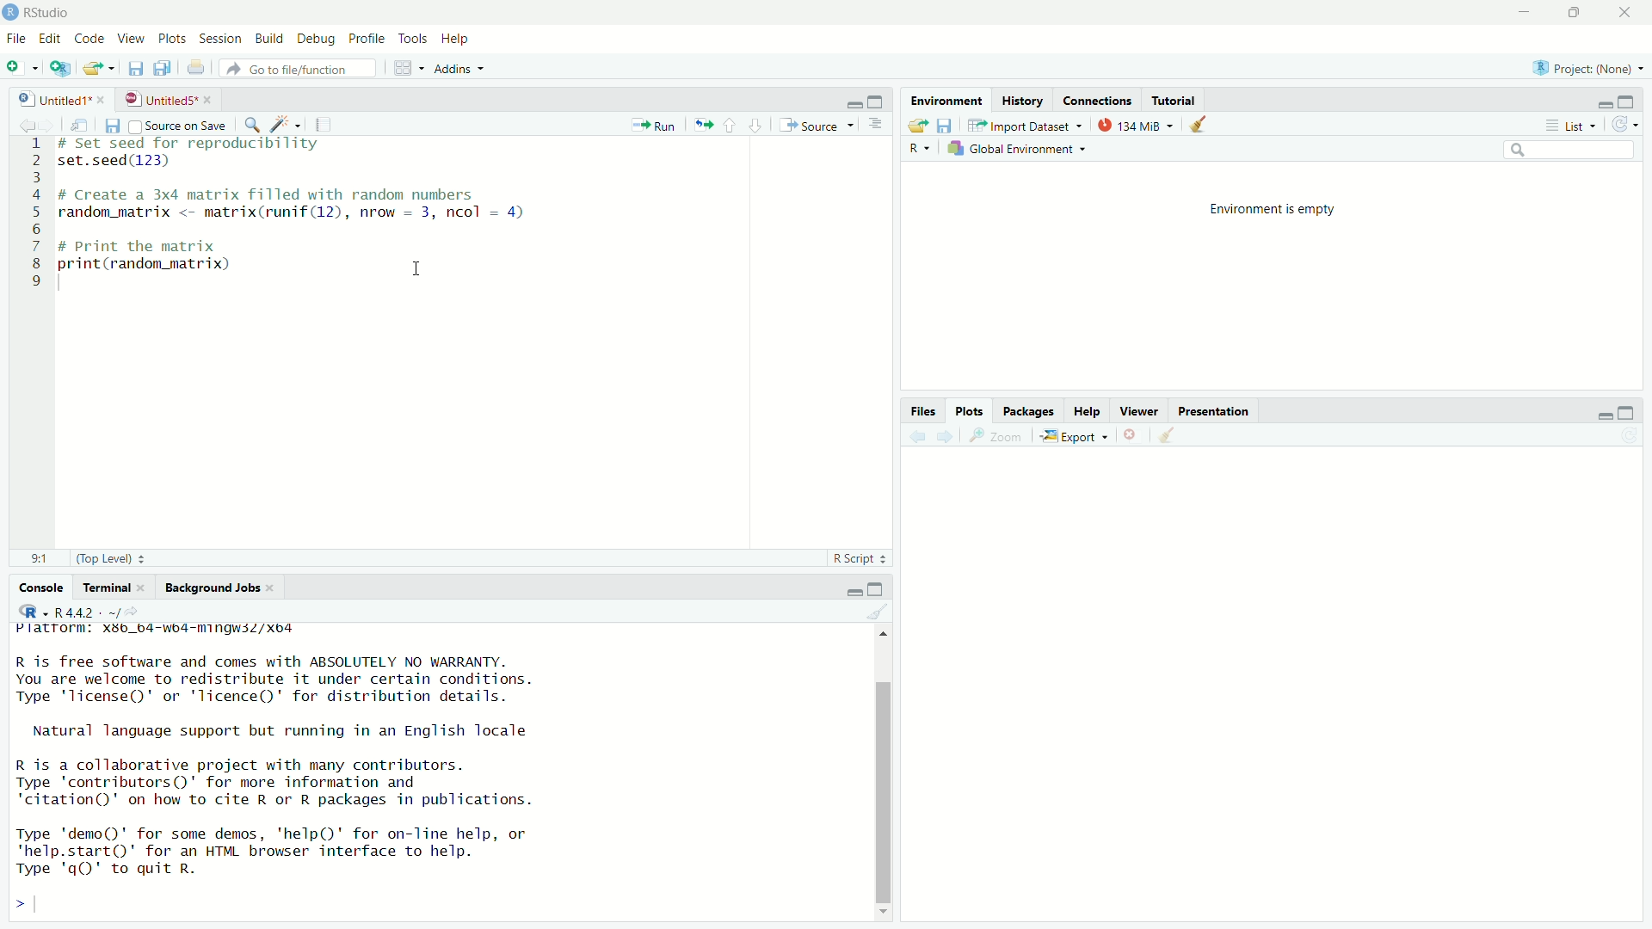  What do you see at coordinates (163, 97) in the screenshot?
I see `UntitledS*` at bounding box center [163, 97].